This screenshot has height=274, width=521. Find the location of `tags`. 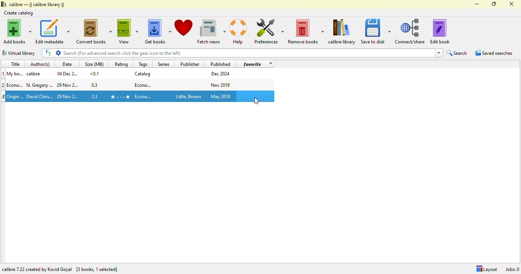

tags is located at coordinates (143, 64).